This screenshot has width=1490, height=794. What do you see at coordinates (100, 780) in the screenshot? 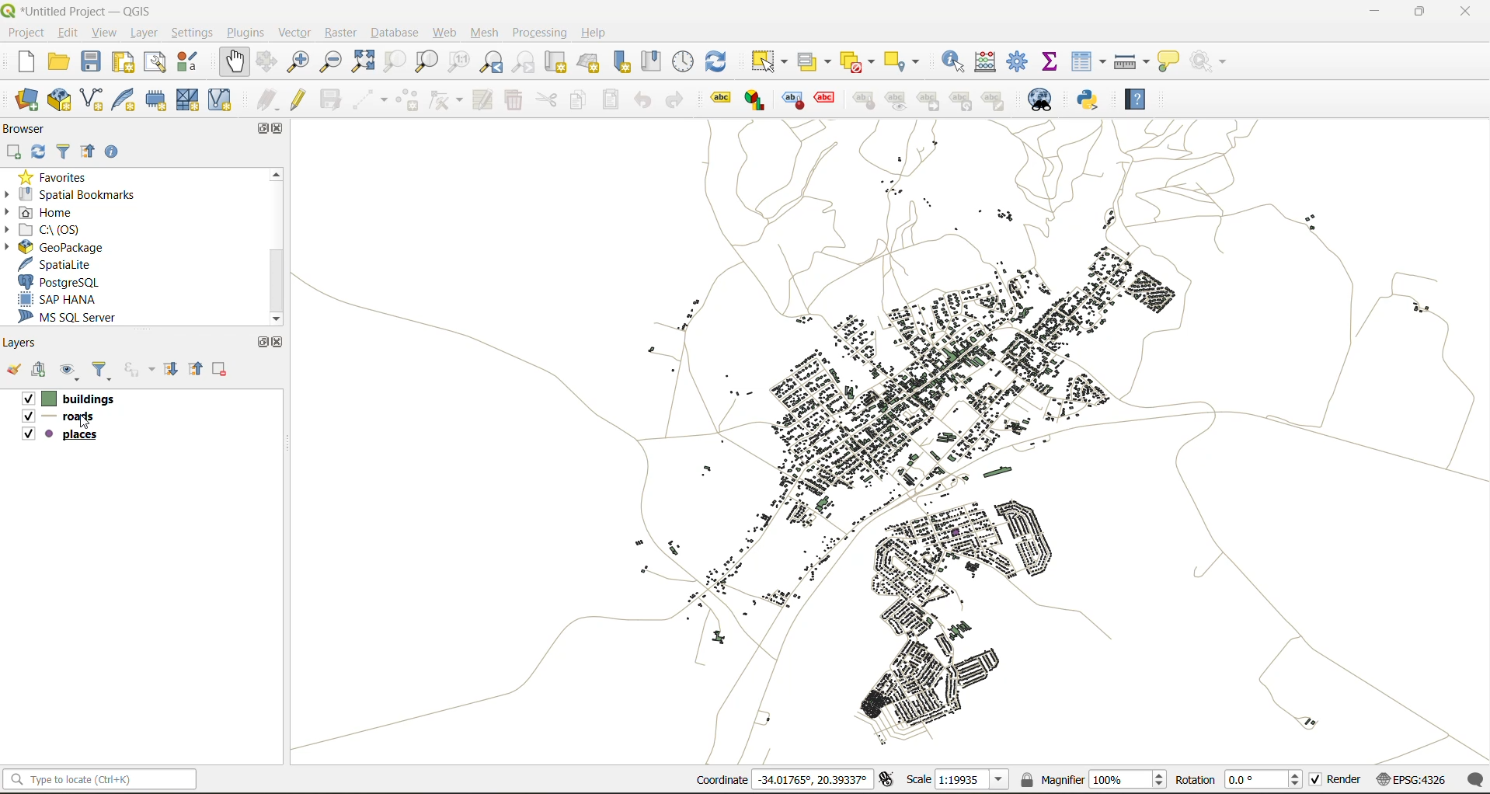
I see `status bar` at bounding box center [100, 780].